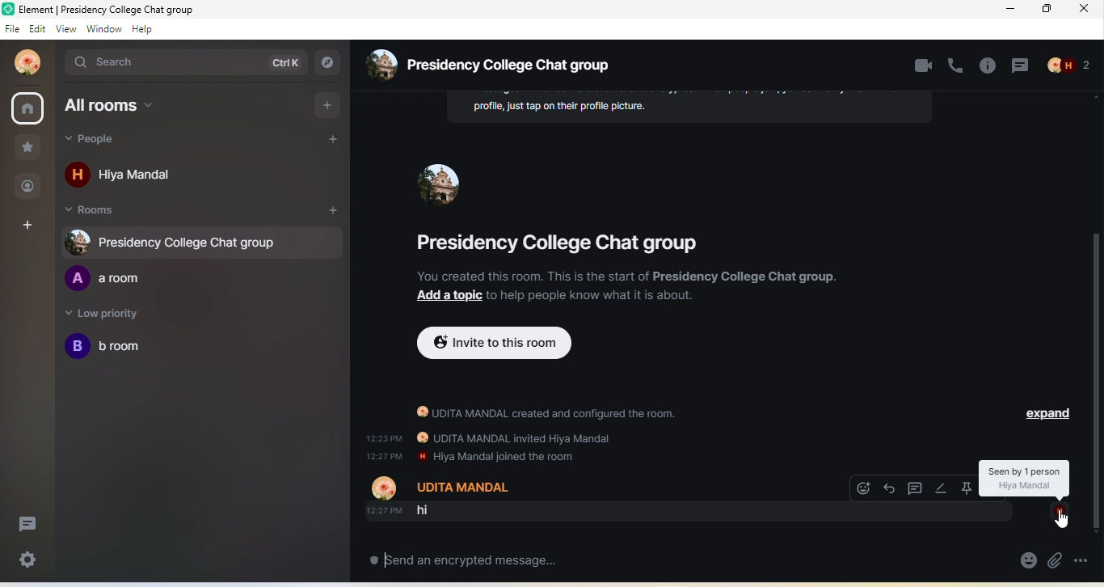  I want to click on window, so click(104, 29).